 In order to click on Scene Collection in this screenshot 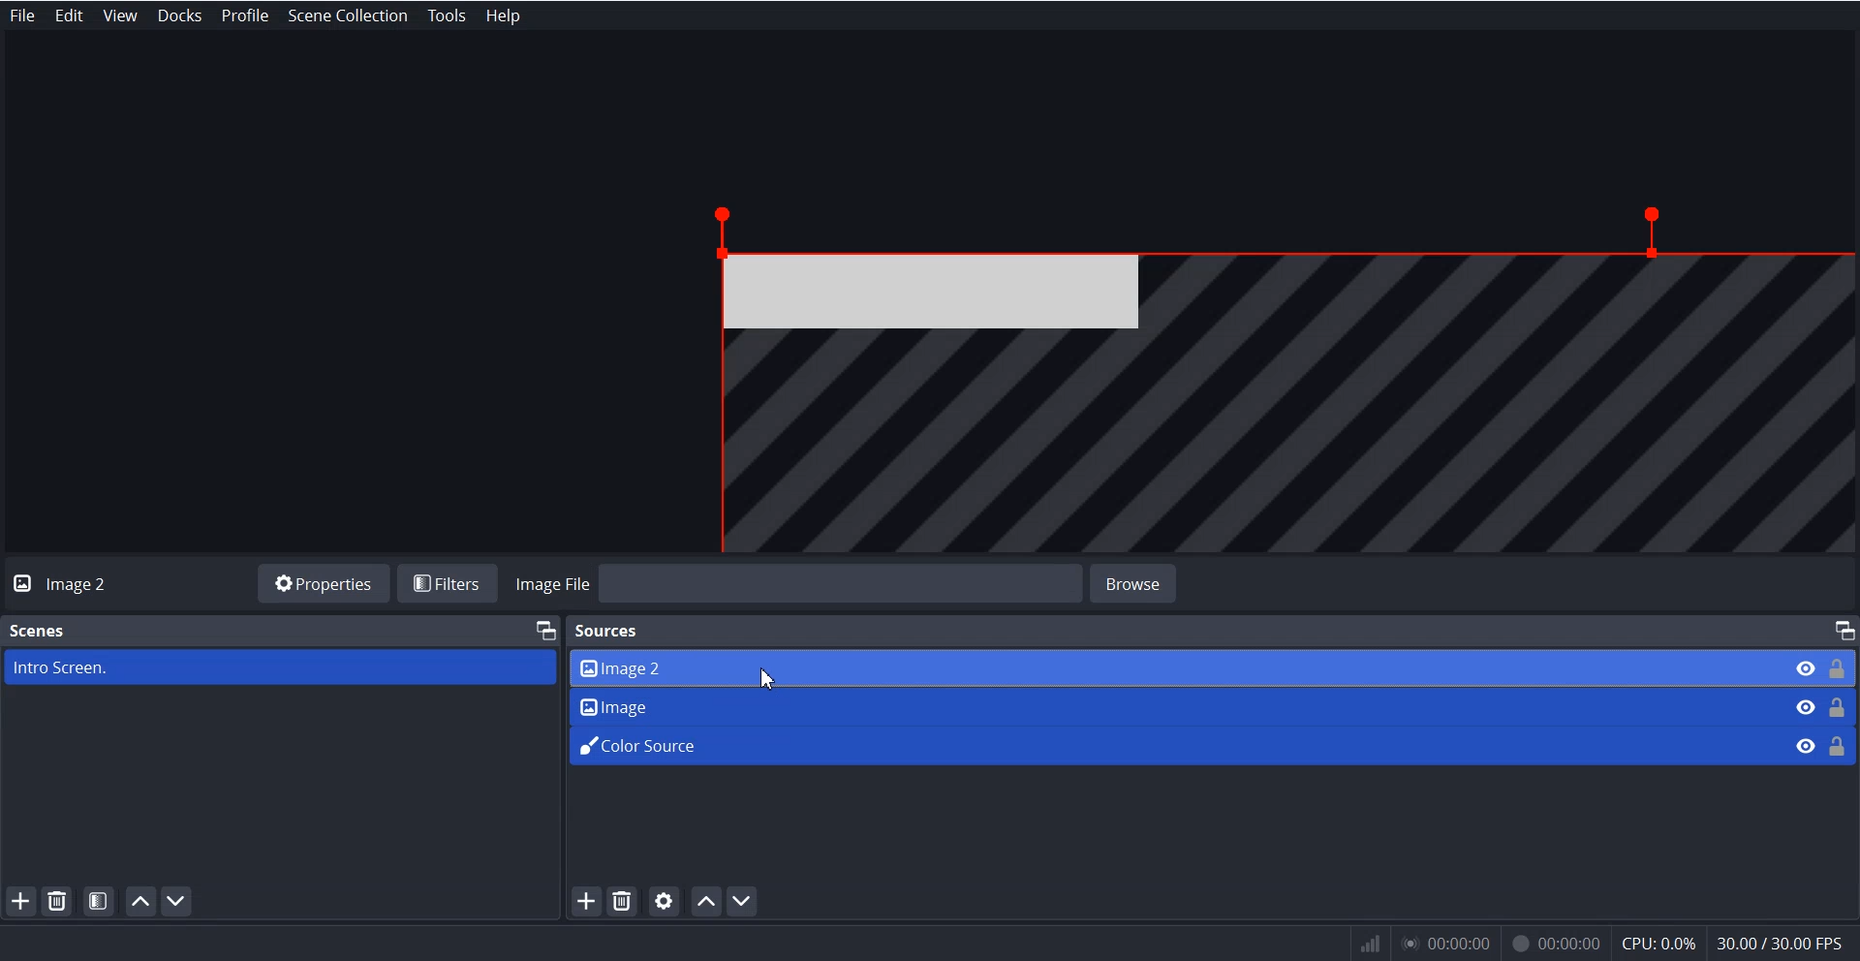, I will do `click(349, 16)`.